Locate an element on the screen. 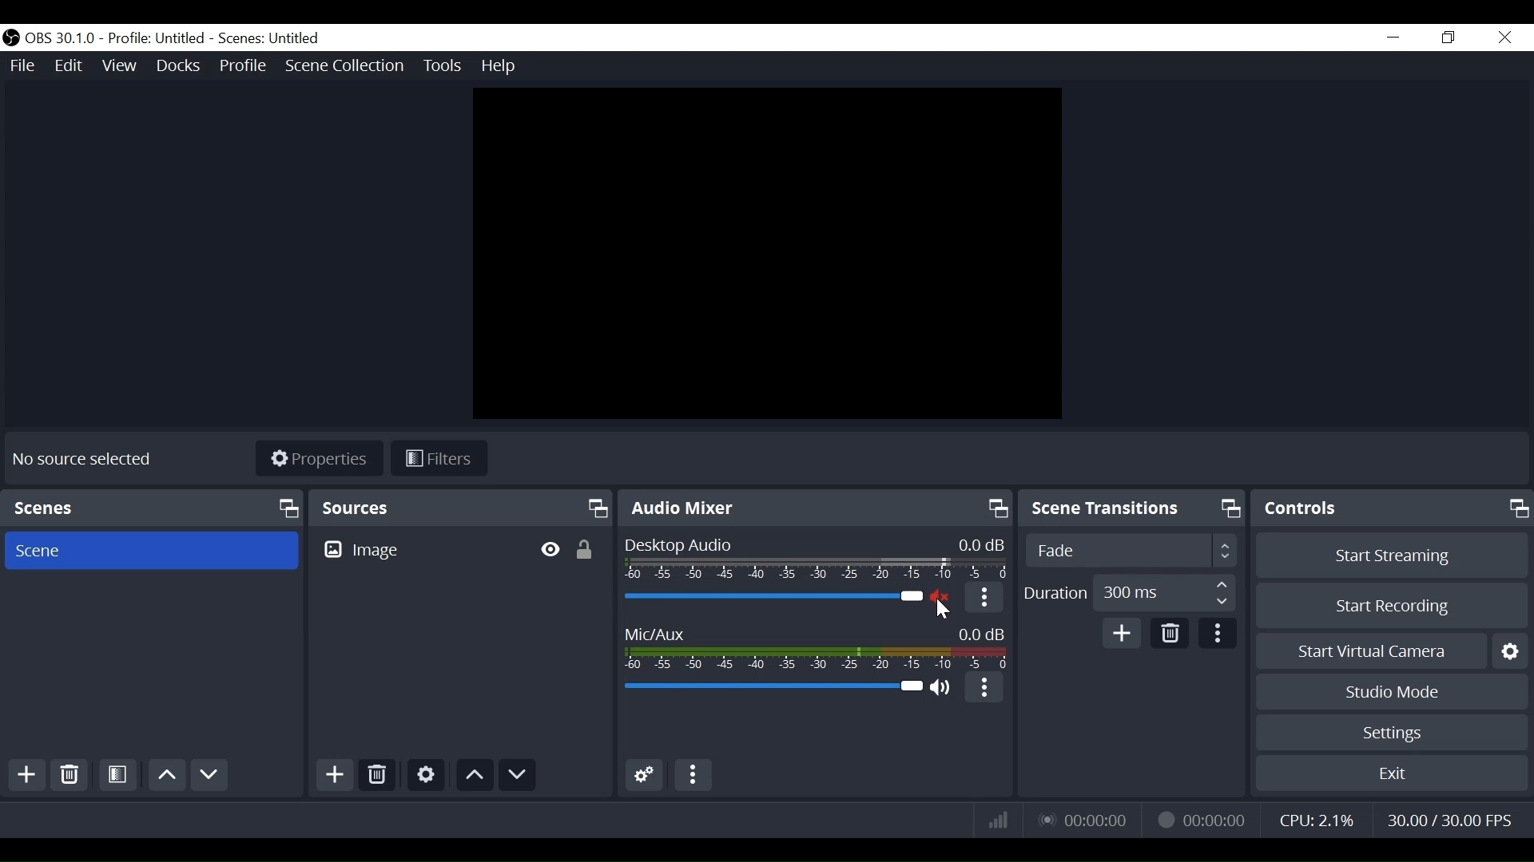 The height and width of the screenshot is (862, 1534). Audio Muted is located at coordinates (944, 600).